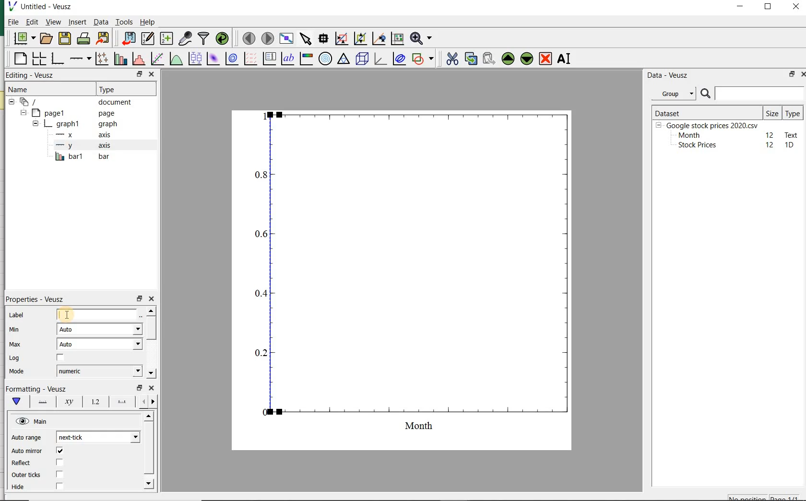 The height and width of the screenshot is (501, 806). What do you see at coordinates (147, 38) in the screenshot?
I see `edit and enter new datasets` at bounding box center [147, 38].